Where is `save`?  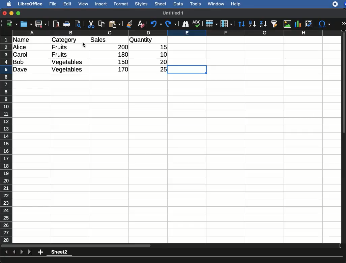 save is located at coordinates (27, 24).